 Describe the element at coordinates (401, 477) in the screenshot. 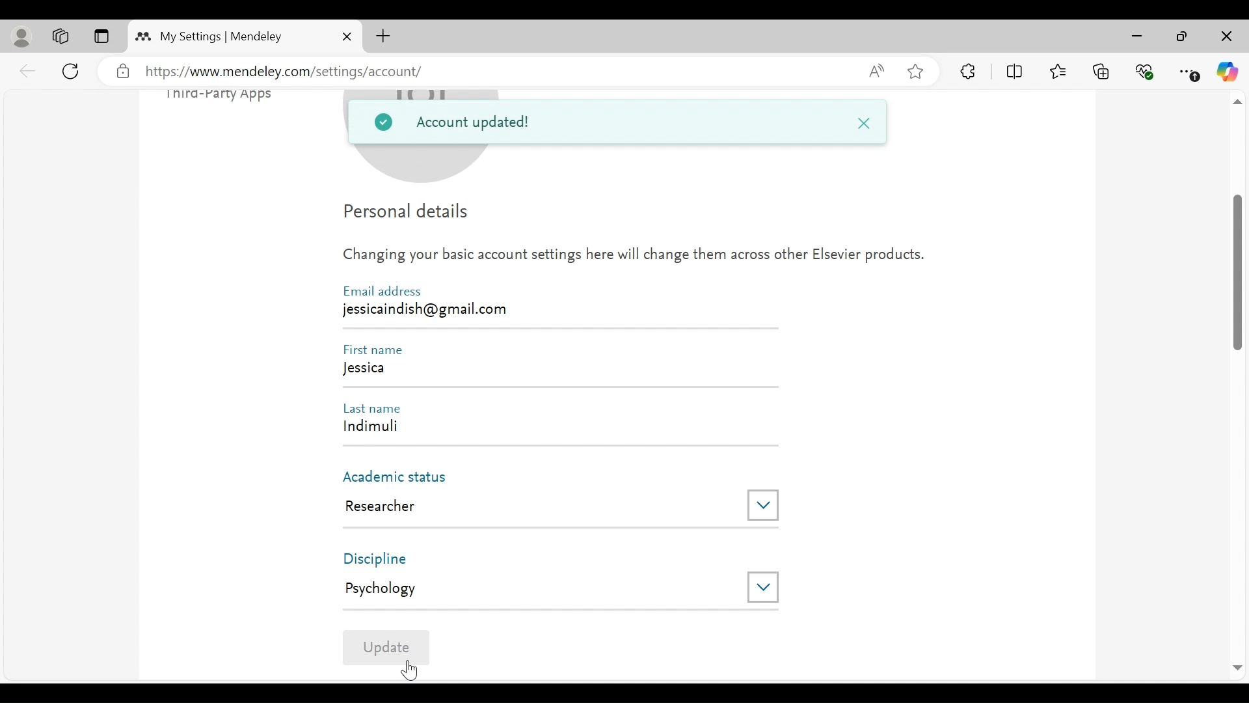

I see `Academic Status` at that location.